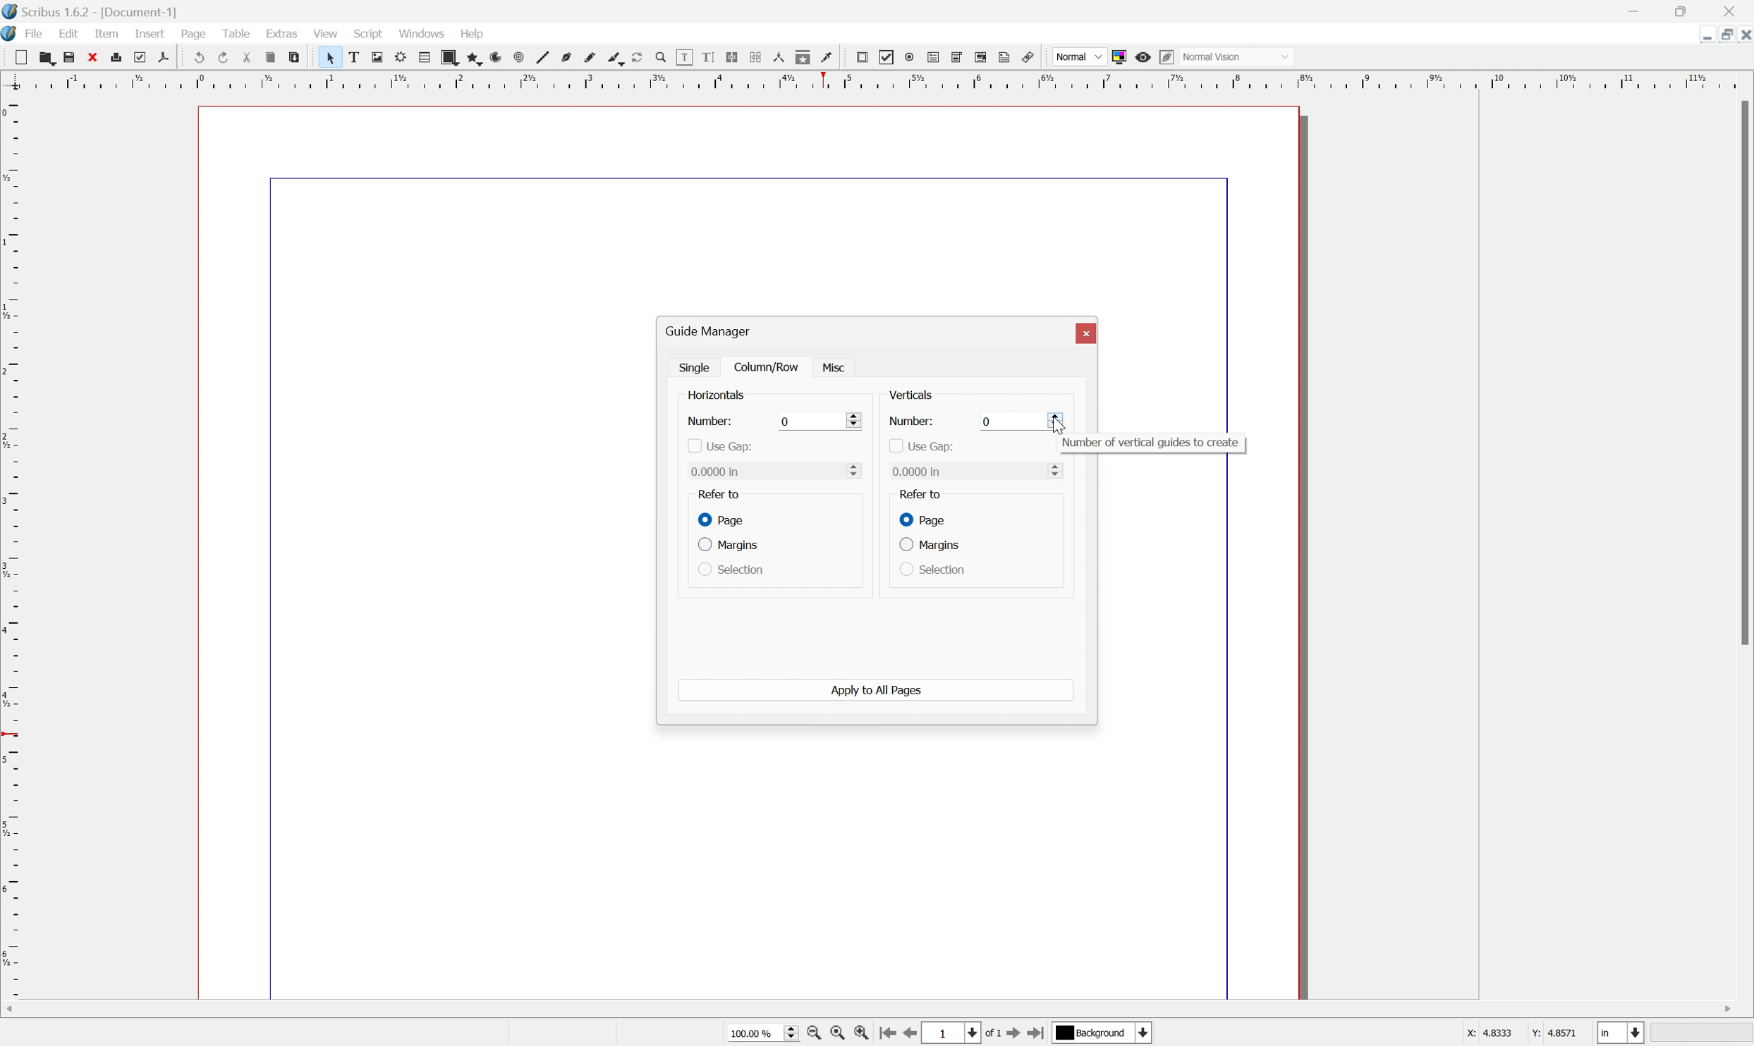  What do you see at coordinates (1036, 1035) in the screenshot?
I see `go to last` at bounding box center [1036, 1035].